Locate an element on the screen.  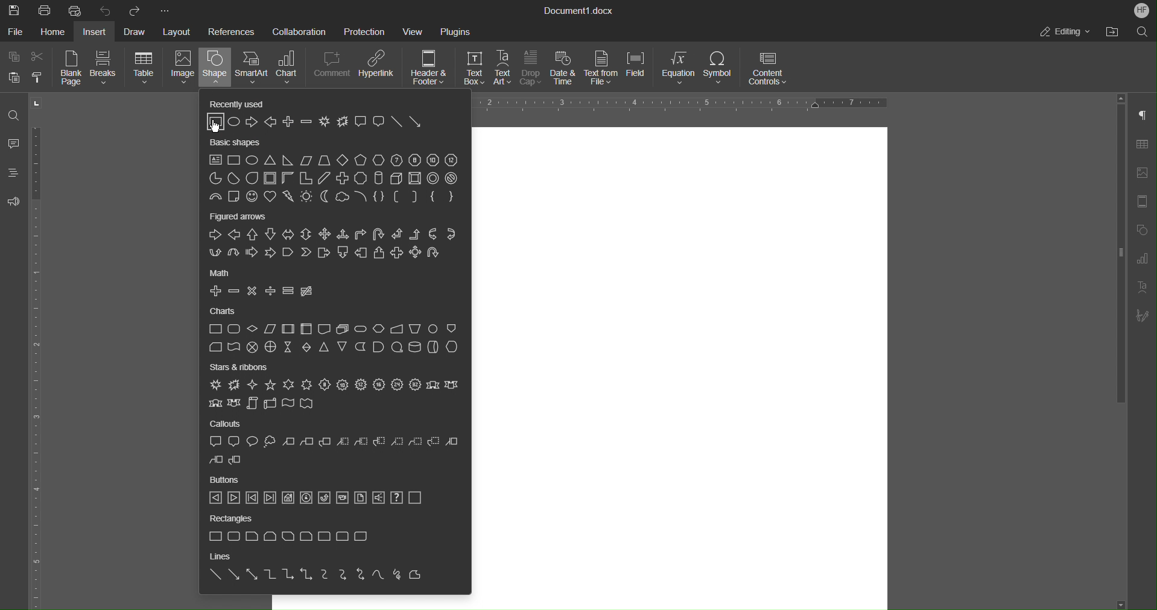
Tab stop is located at coordinates (37, 103).